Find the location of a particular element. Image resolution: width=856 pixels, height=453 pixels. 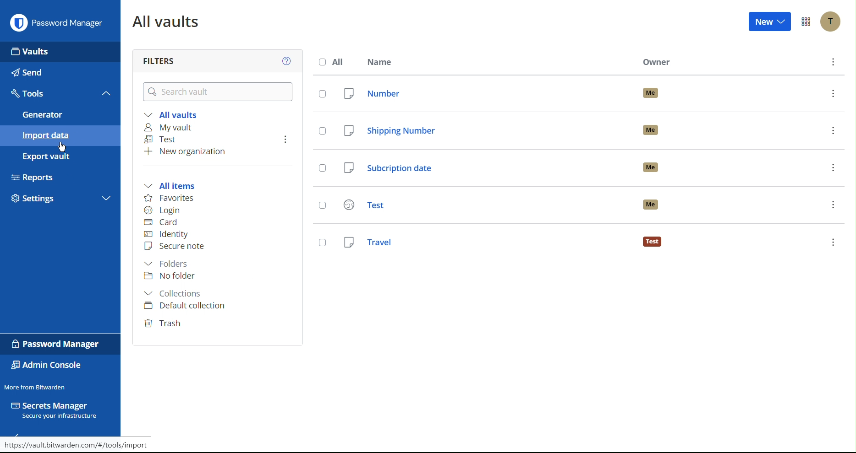

Generator is located at coordinates (59, 115).